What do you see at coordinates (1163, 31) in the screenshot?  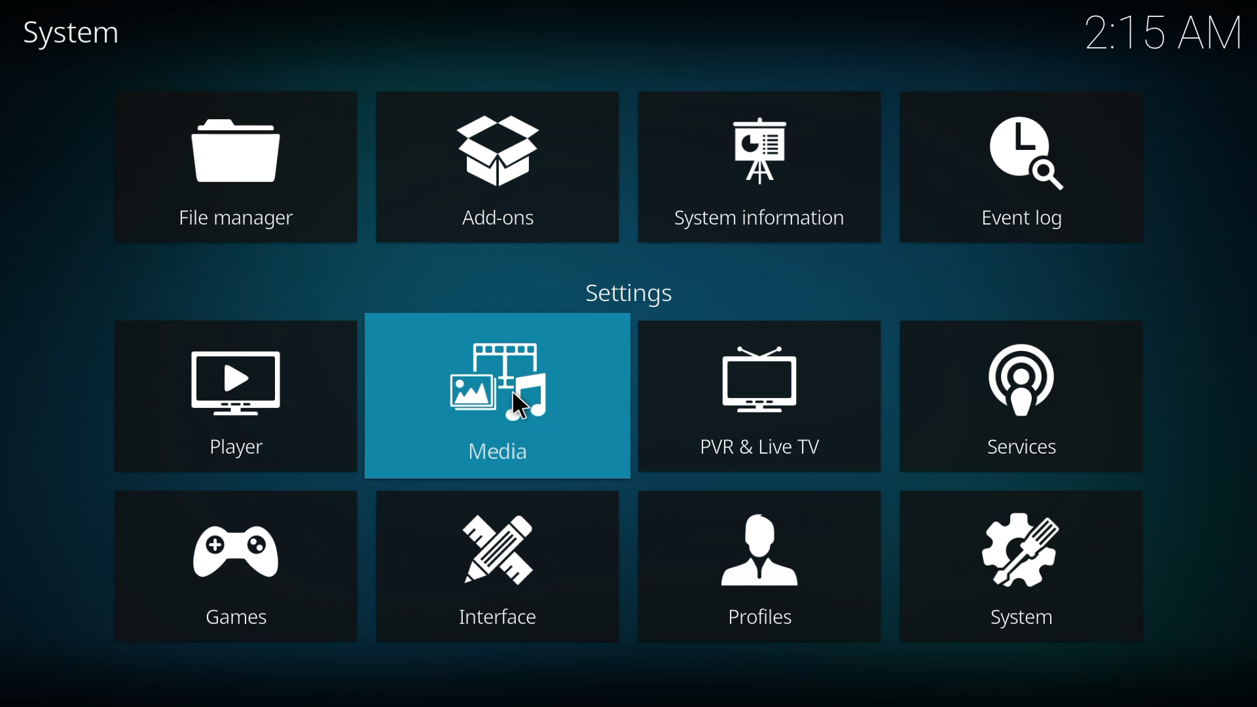 I see `time` at bounding box center [1163, 31].